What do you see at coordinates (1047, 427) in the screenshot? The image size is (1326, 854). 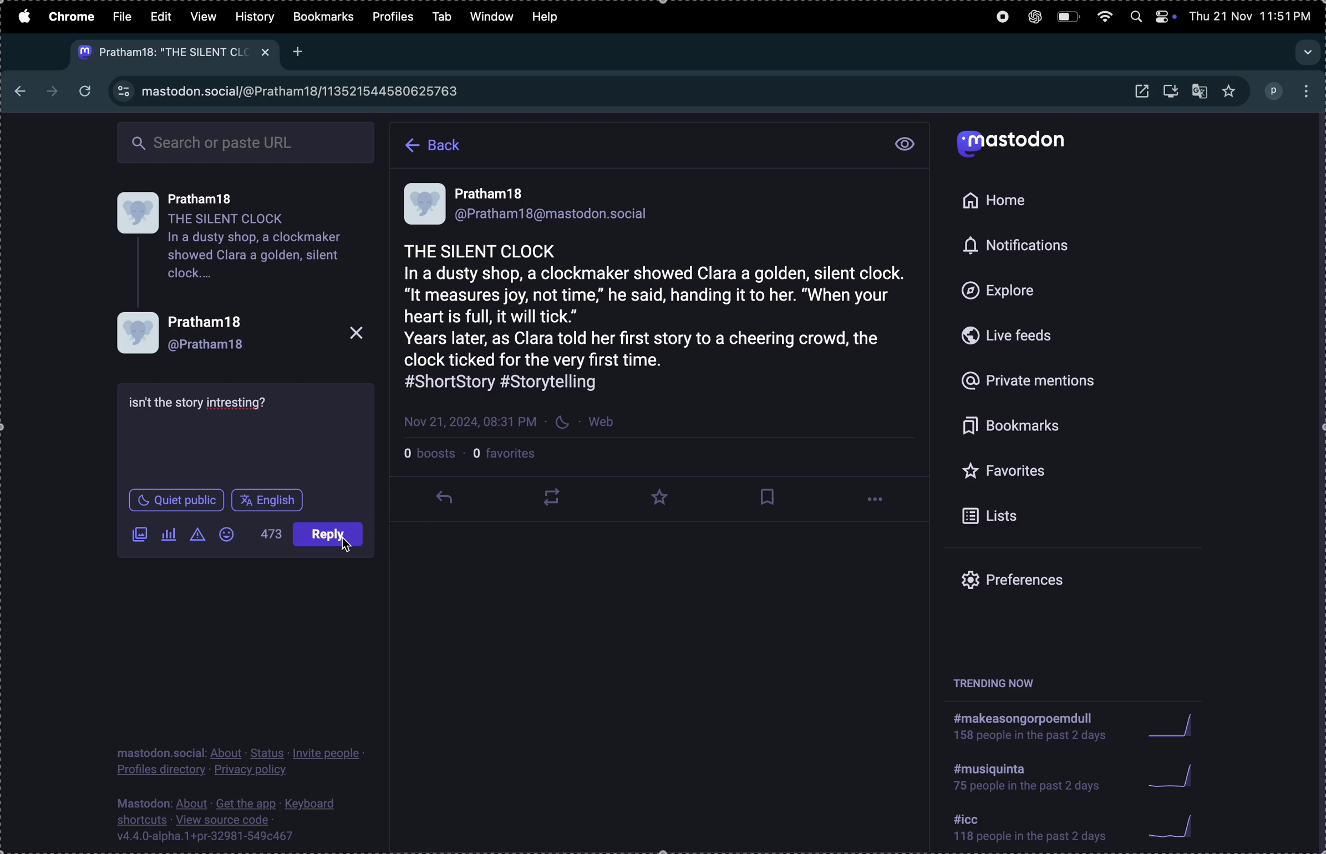 I see `bookmark` at bounding box center [1047, 427].